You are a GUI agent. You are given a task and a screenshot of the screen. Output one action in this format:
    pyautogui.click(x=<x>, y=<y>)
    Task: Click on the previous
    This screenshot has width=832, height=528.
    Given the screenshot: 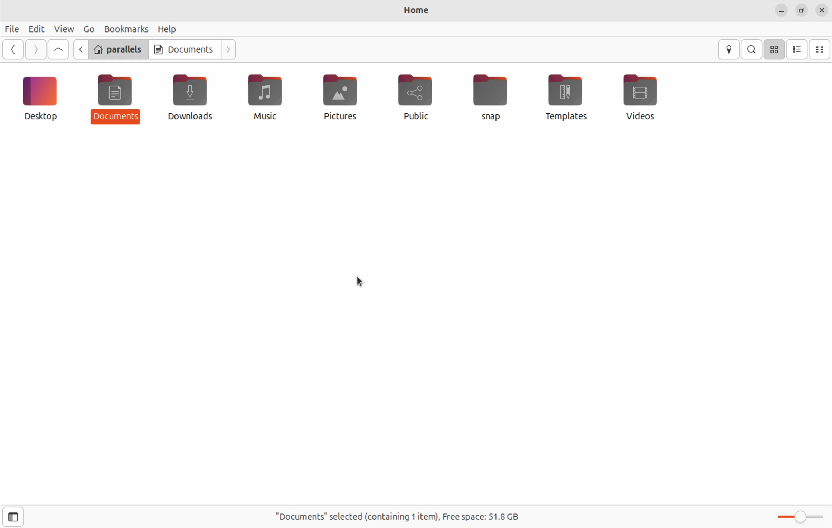 What is the action you would take?
    pyautogui.click(x=80, y=50)
    